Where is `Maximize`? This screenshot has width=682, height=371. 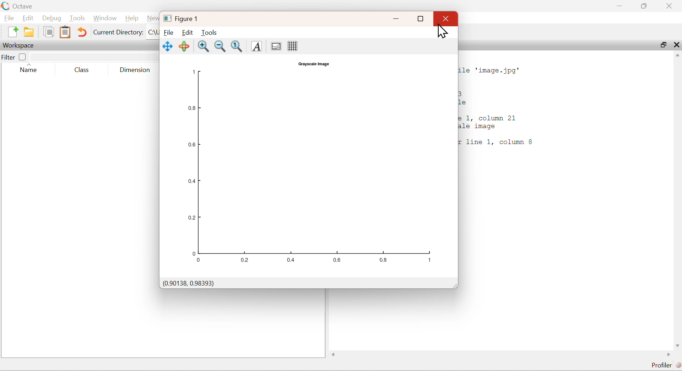
Maximize is located at coordinates (663, 46).